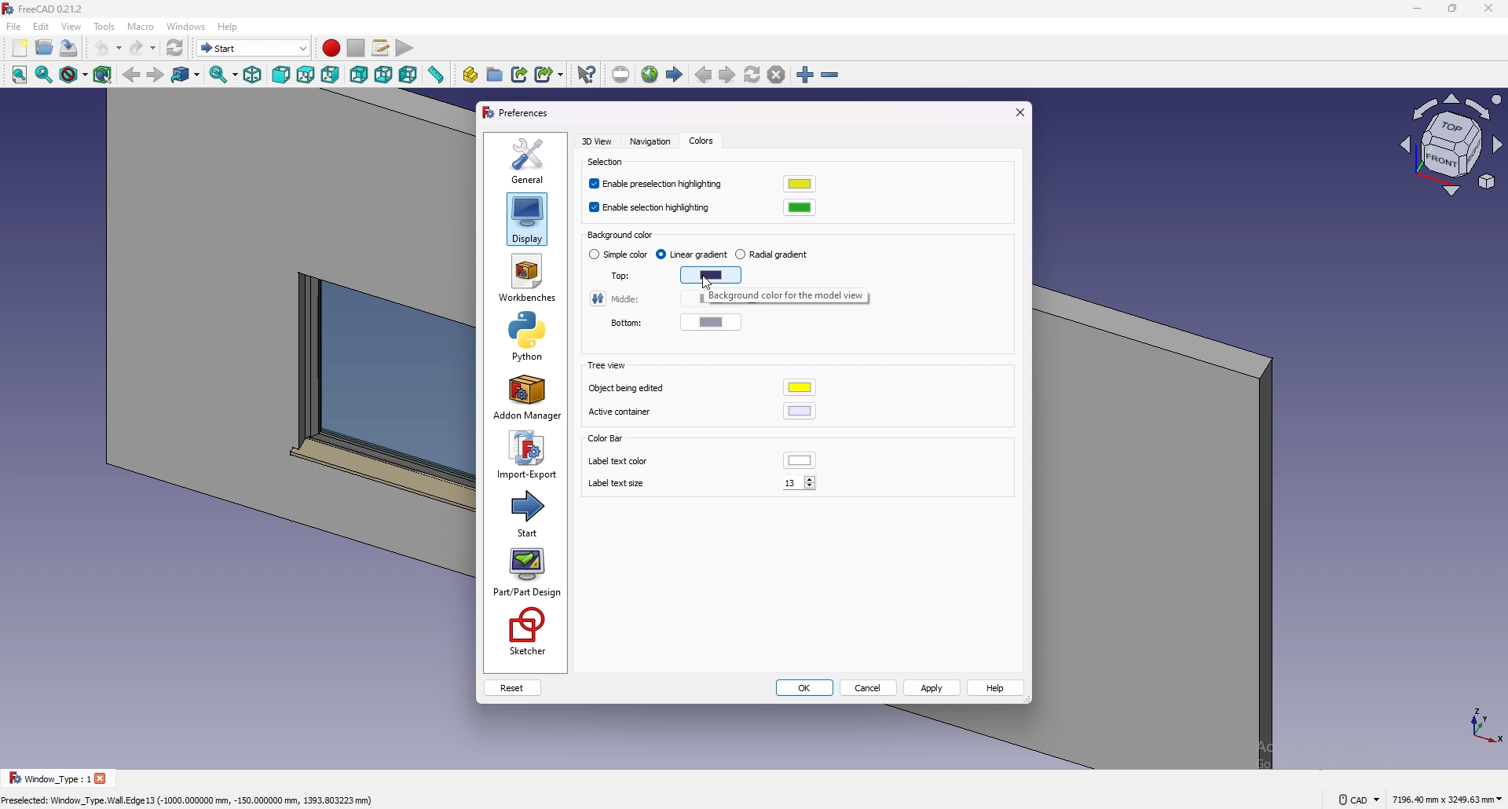 The width and height of the screenshot is (1508, 809). Describe the element at coordinates (1488, 9) in the screenshot. I see `close` at that location.